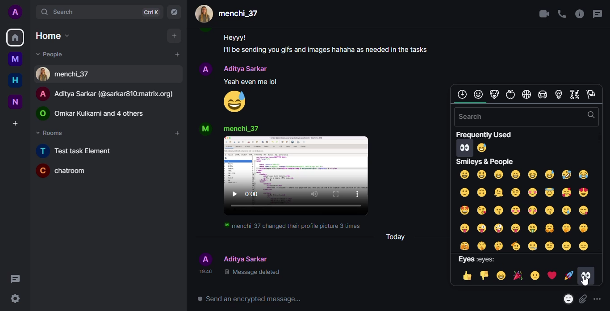  What do you see at coordinates (54, 12) in the screenshot?
I see `search` at bounding box center [54, 12].